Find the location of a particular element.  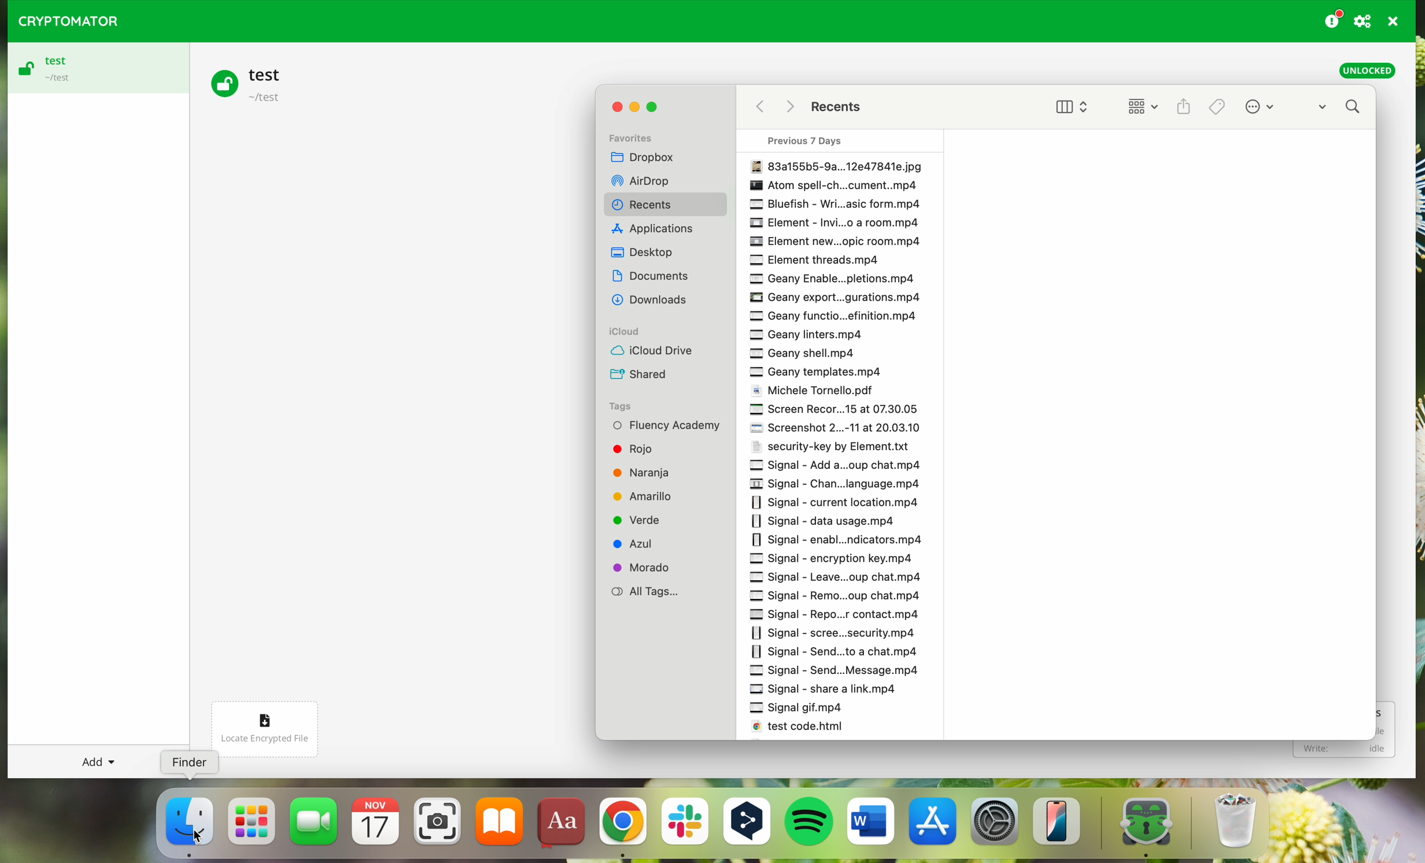

Element is located at coordinates (839, 221).